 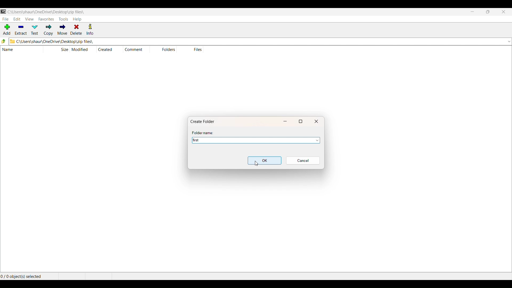 What do you see at coordinates (315, 140) in the screenshot?
I see `button to view available name for selection` at bounding box center [315, 140].